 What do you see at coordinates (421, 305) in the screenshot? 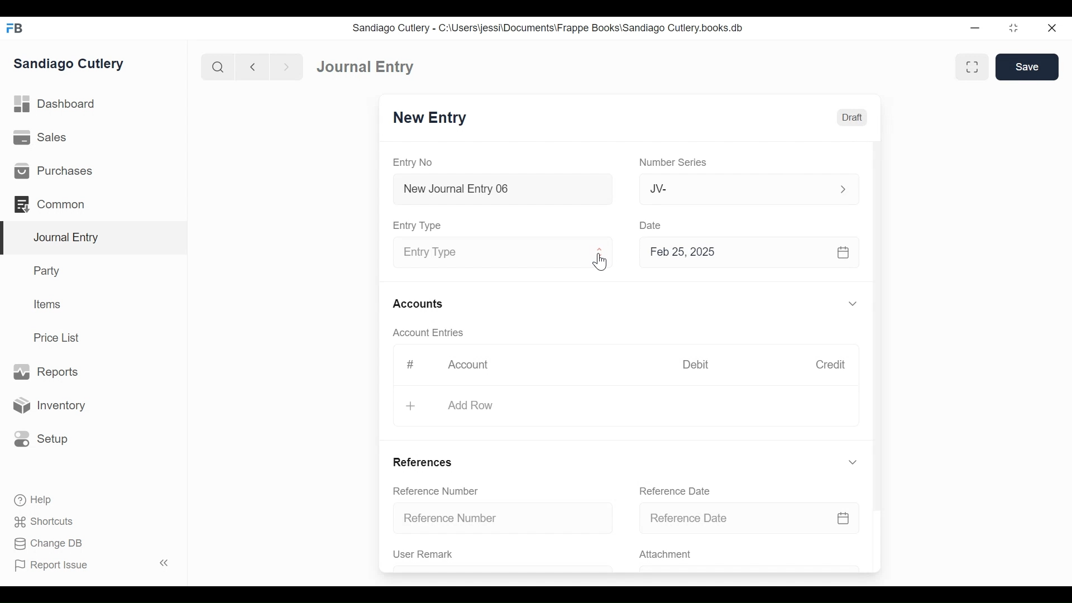
I see `Accounts` at bounding box center [421, 305].